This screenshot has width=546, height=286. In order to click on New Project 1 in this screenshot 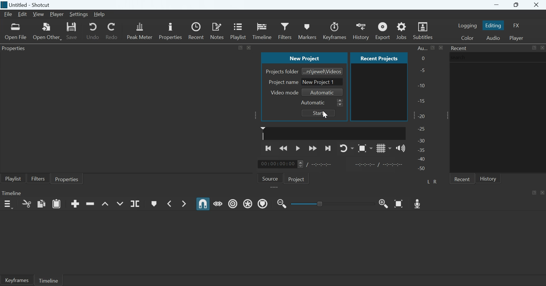, I will do `click(325, 81)`.